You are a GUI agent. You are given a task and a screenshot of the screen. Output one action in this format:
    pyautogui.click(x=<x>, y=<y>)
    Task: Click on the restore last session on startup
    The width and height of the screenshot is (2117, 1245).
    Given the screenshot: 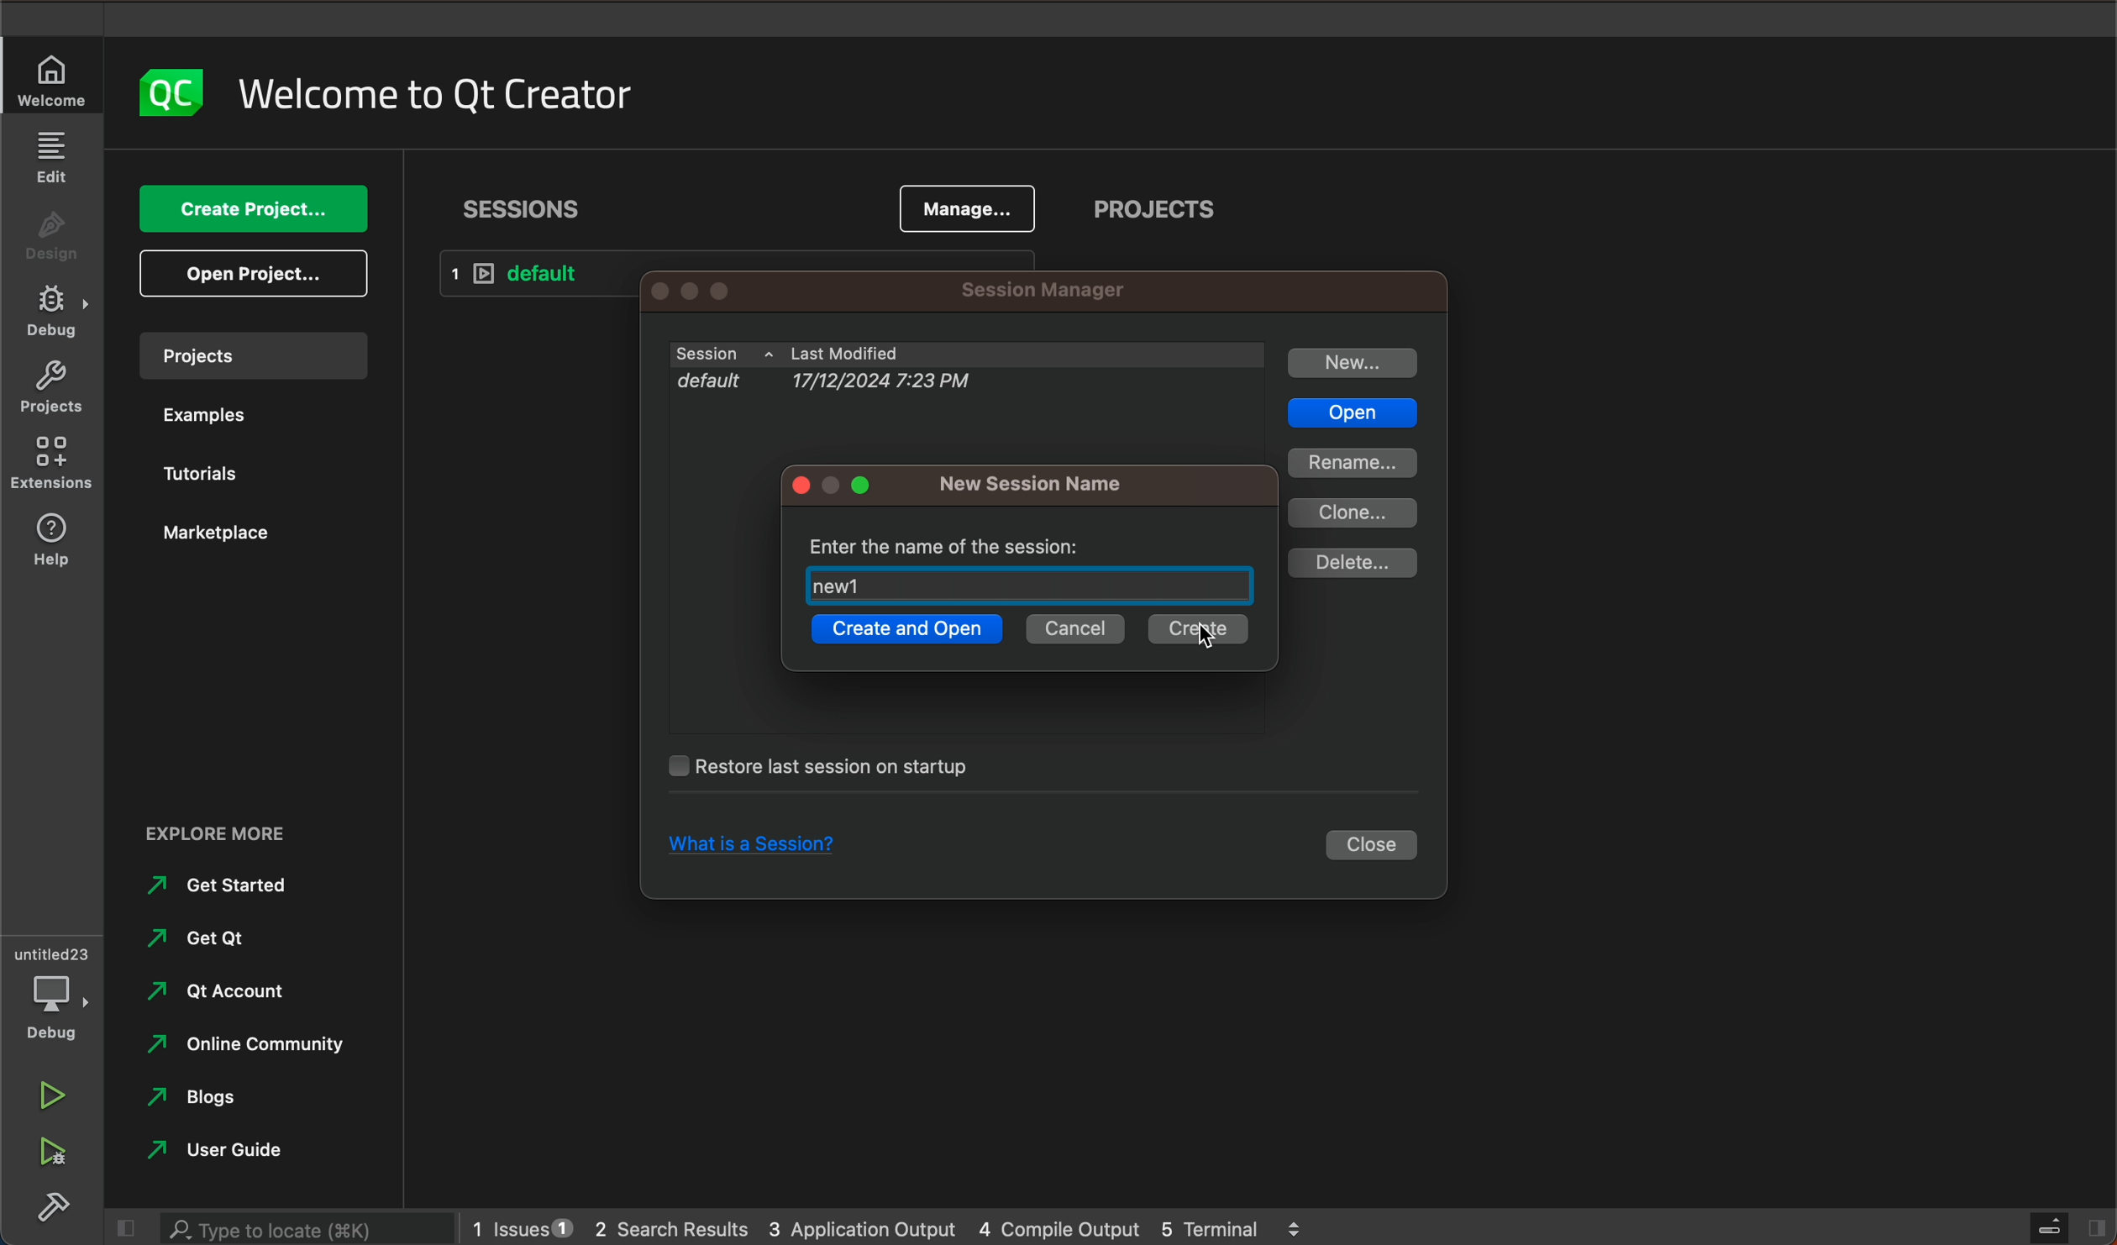 What is the action you would take?
    pyautogui.click(x=834, y=765)
    